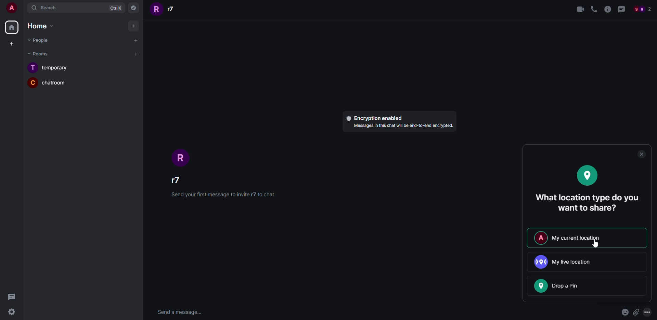  Describe the element at coordinates (589, 286) in the screenshot. I see `drop a pin` at that location.